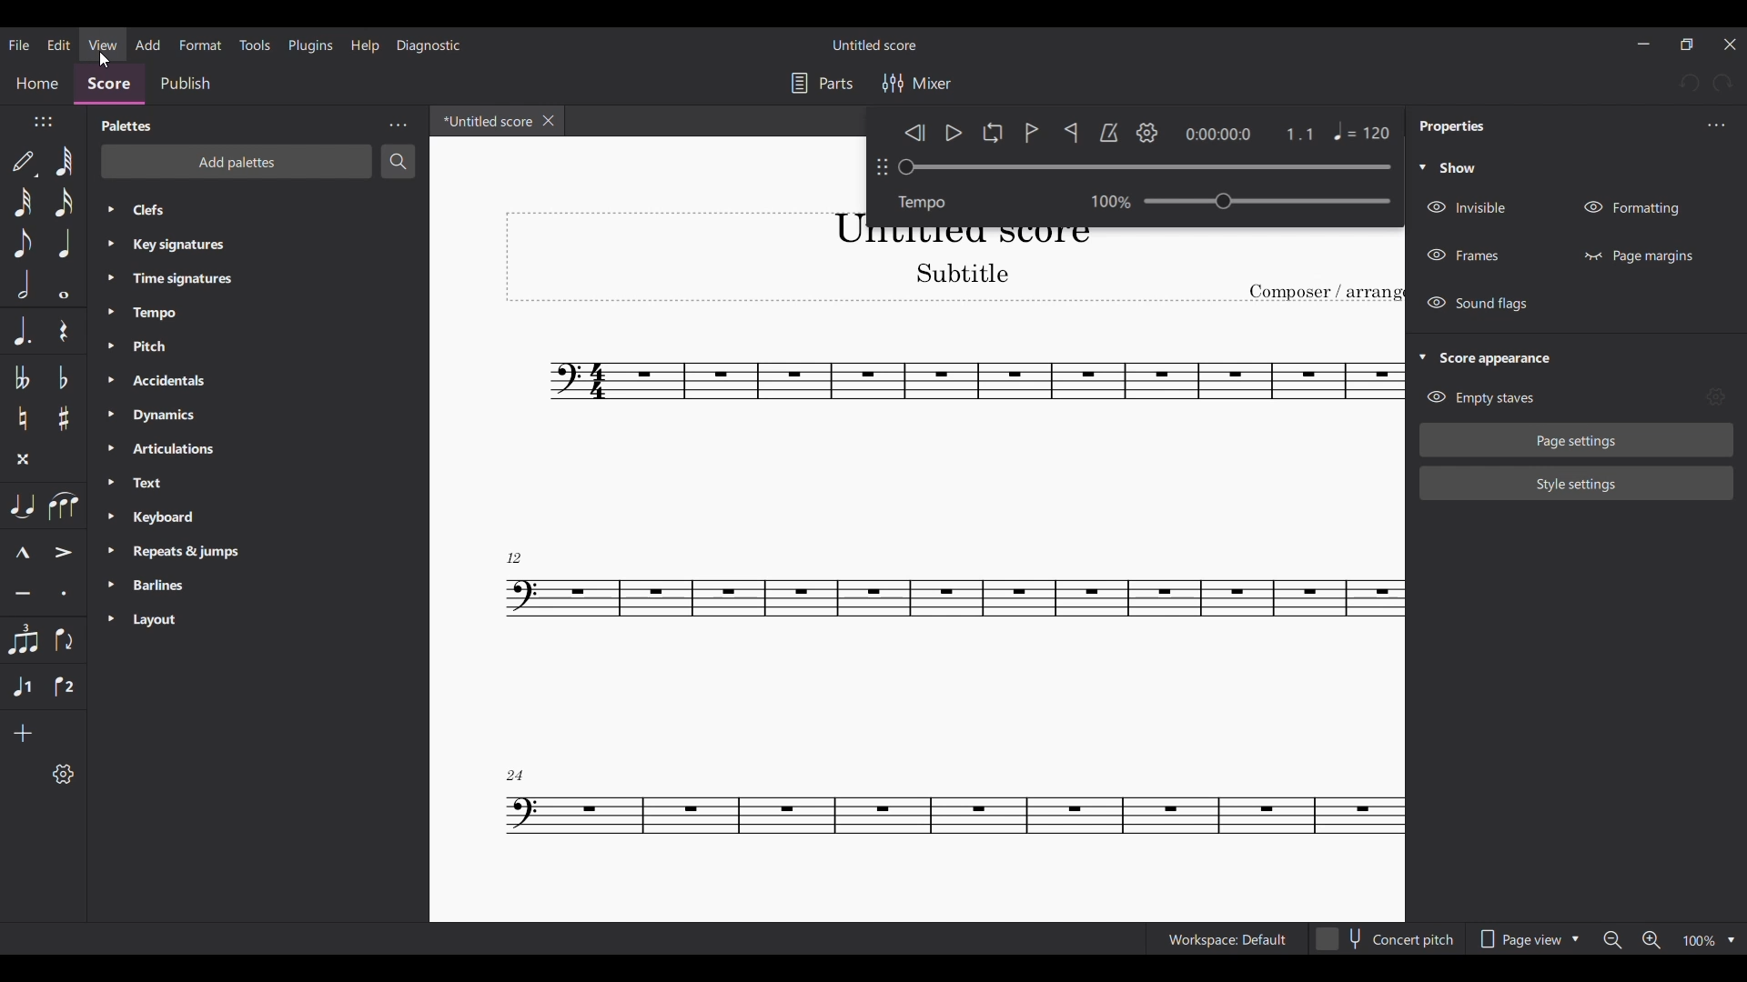 This screenshot has width=1747, height=982. I want to click on Move position of toolbar, so click(43, 121).